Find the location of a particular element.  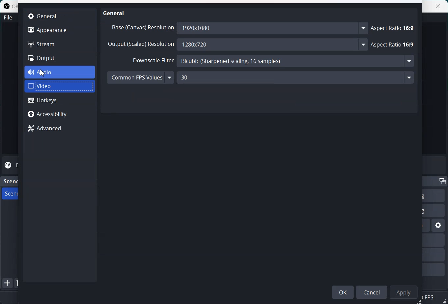

General is located at coordinates (45, 16).